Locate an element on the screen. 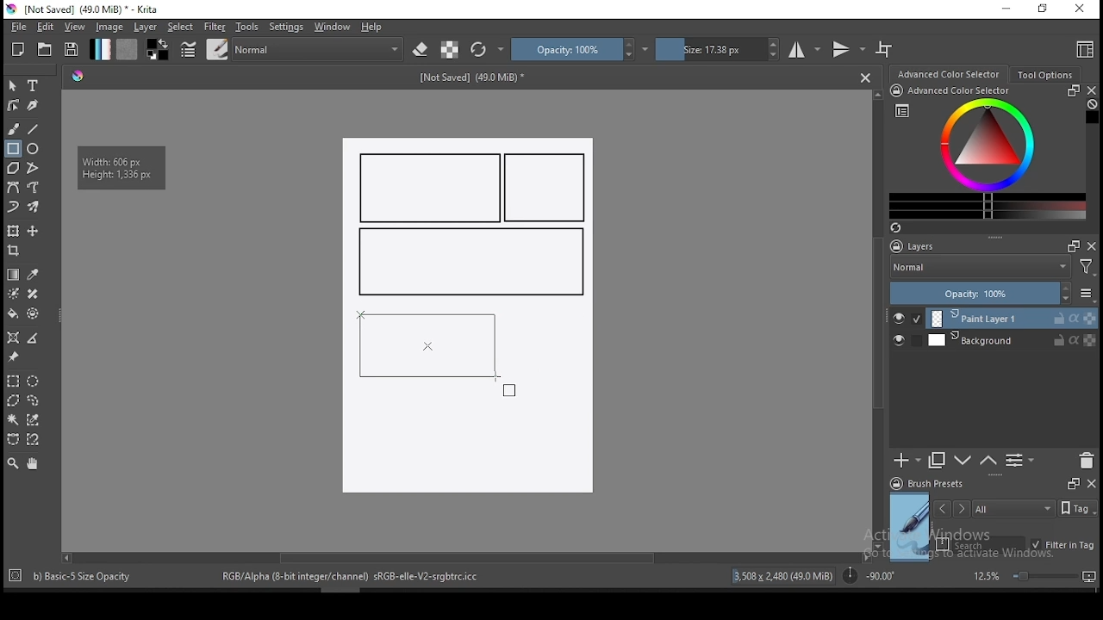 The image size is (1103, 620). layer is located at coordinates (1013, 319).